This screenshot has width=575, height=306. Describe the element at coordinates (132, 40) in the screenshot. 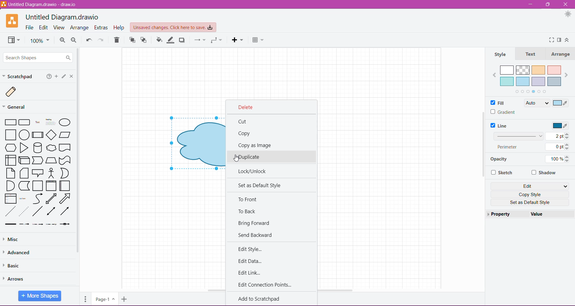

I see `To Front` at that location.